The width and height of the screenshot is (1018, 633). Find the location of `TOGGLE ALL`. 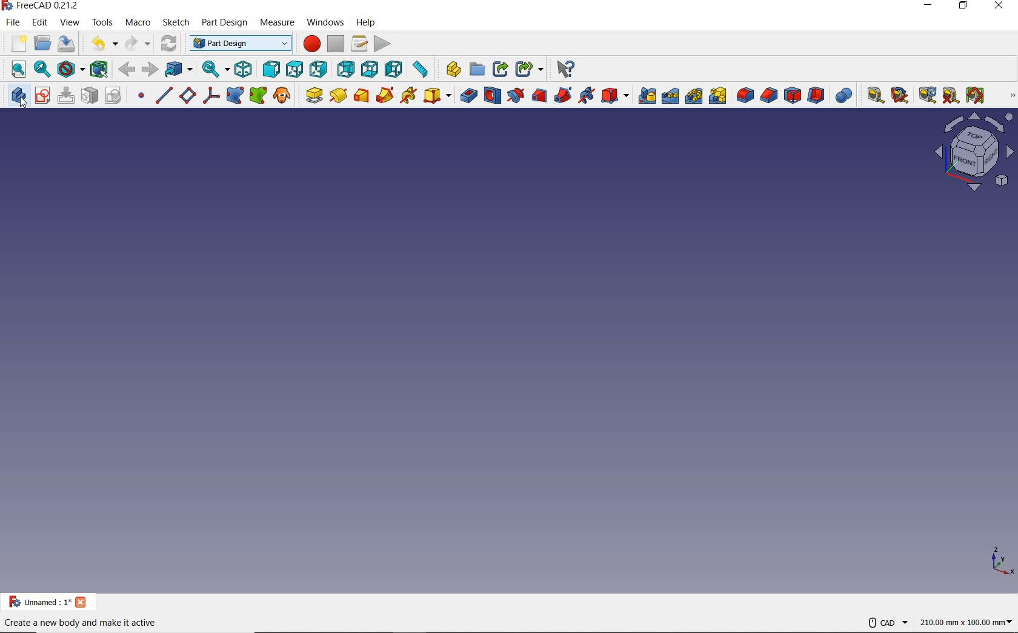

TOGGLE ALL is located at coordinates (976, 95).